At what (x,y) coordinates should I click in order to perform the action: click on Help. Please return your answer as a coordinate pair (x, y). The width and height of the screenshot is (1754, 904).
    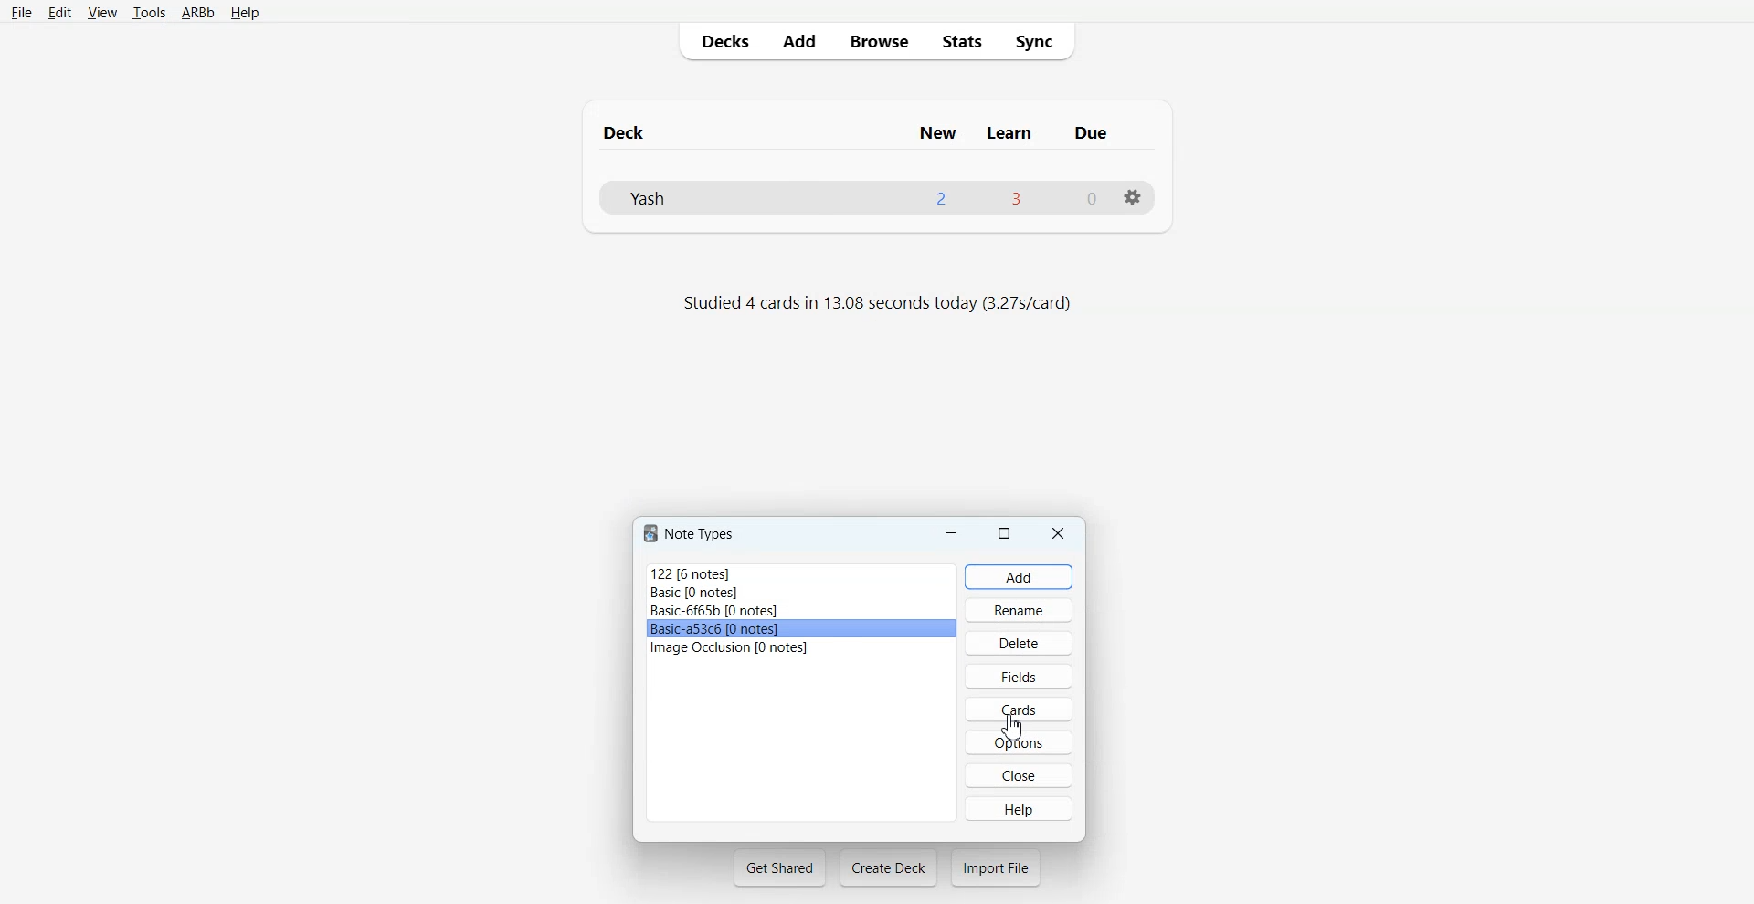
    Looking at the image, I should click on (1019, 808).